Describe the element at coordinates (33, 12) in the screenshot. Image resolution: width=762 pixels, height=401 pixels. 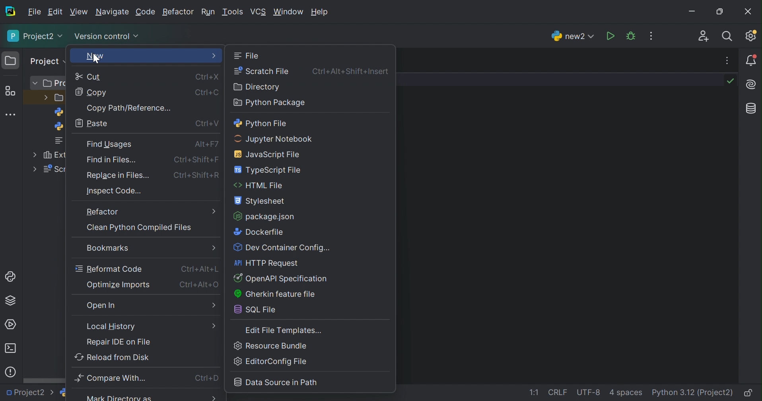
I see `File` at that location.